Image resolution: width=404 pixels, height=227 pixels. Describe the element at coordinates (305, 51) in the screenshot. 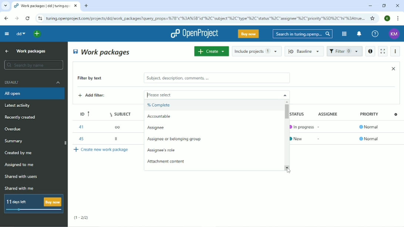

I see `Baseline` at that location.